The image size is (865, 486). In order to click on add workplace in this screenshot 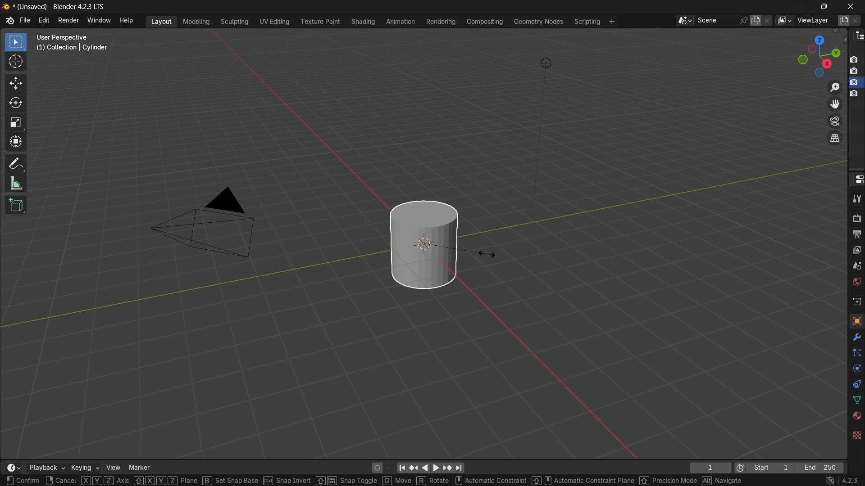, I will do `click(613, 22)`.